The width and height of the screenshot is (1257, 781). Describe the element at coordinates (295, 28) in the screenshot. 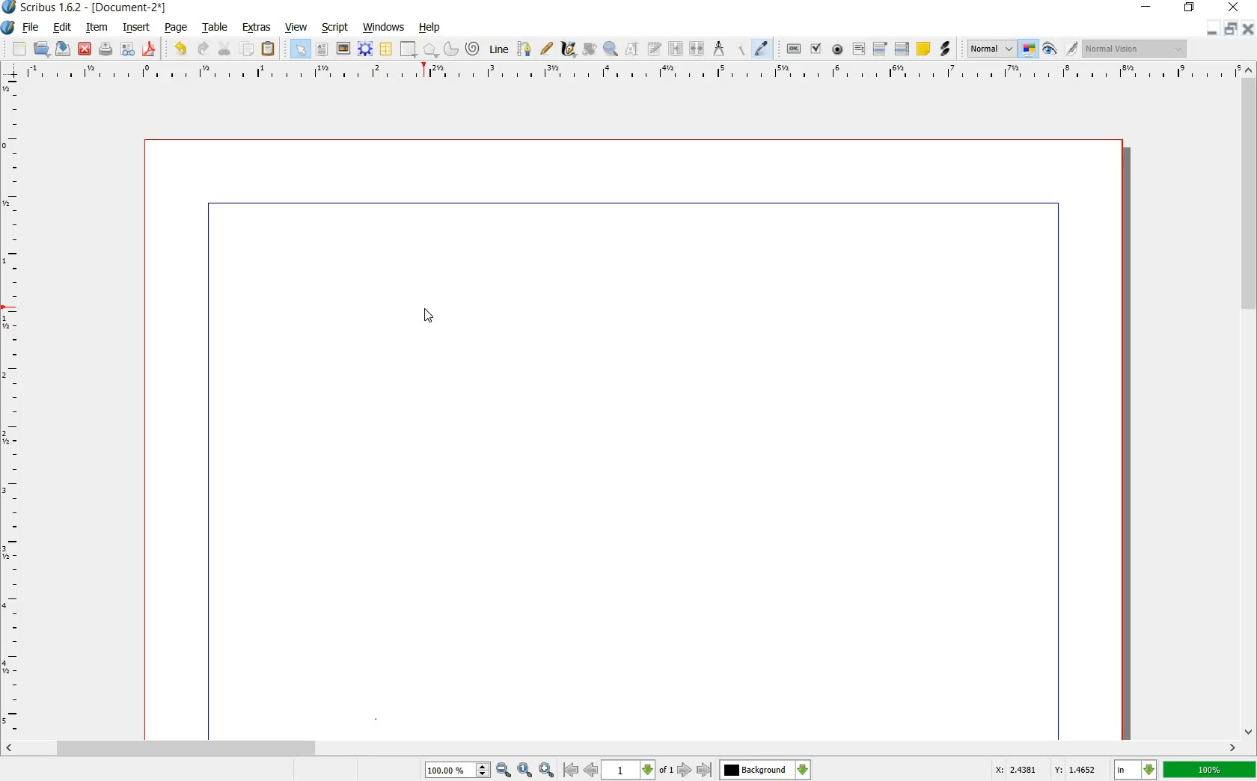

I see `VIEW` at that location.